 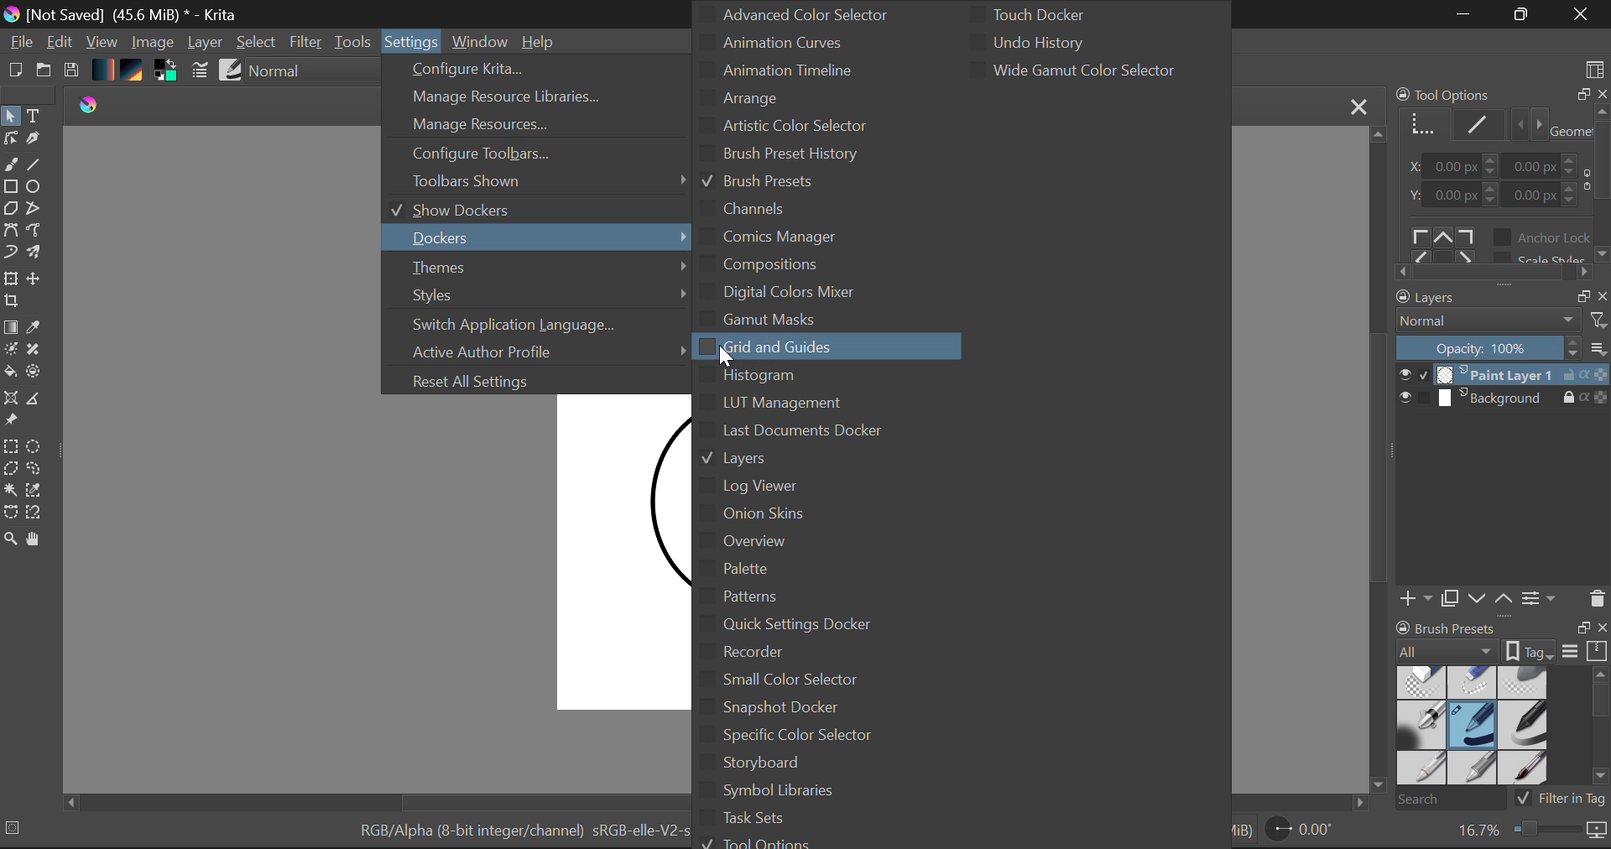 I want to click on Page Rotation, so click(x=1306, y=832).